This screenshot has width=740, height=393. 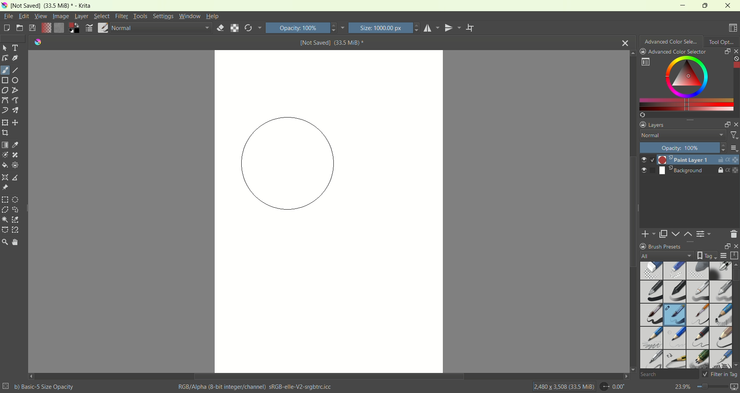 What do you see at coordinates (721, 291) in the screenshot?
I see `basic 4` at bounding box center [721, 291].